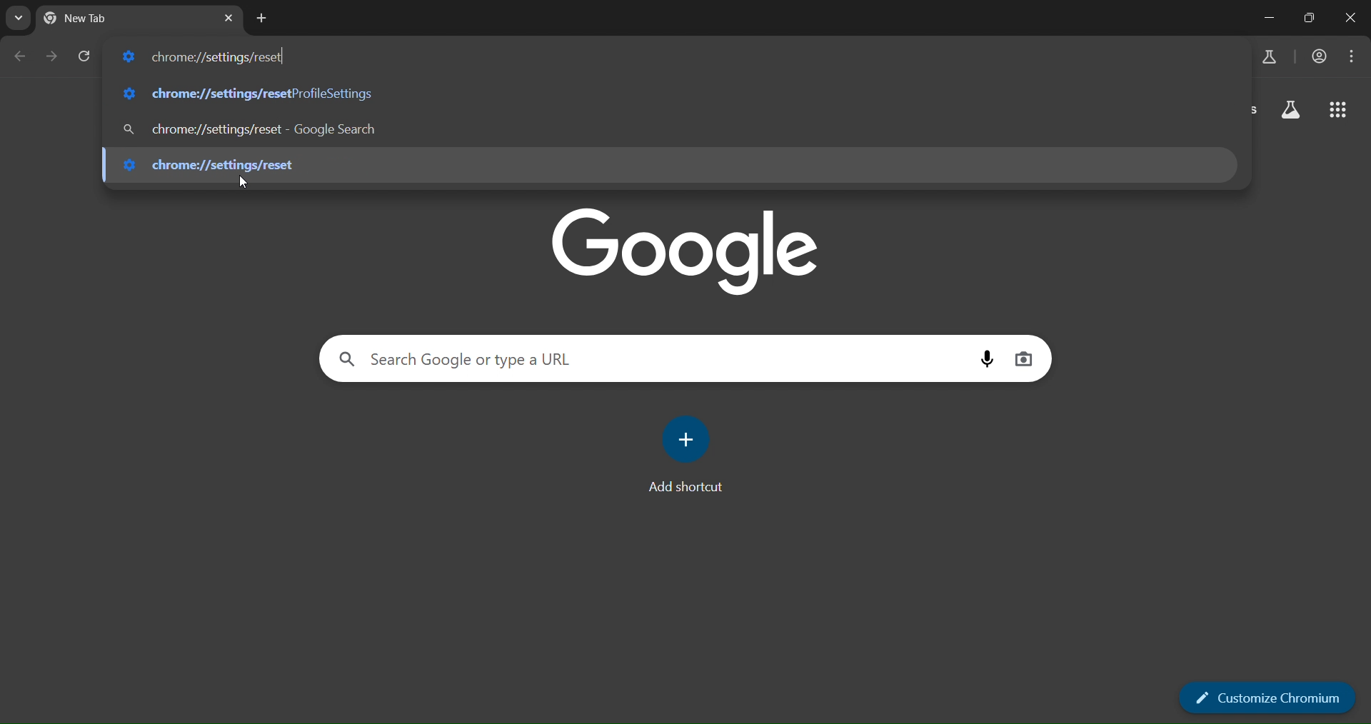 This screenshot has width=1371, height=724. I want to click on cursor, so click(243, 183).